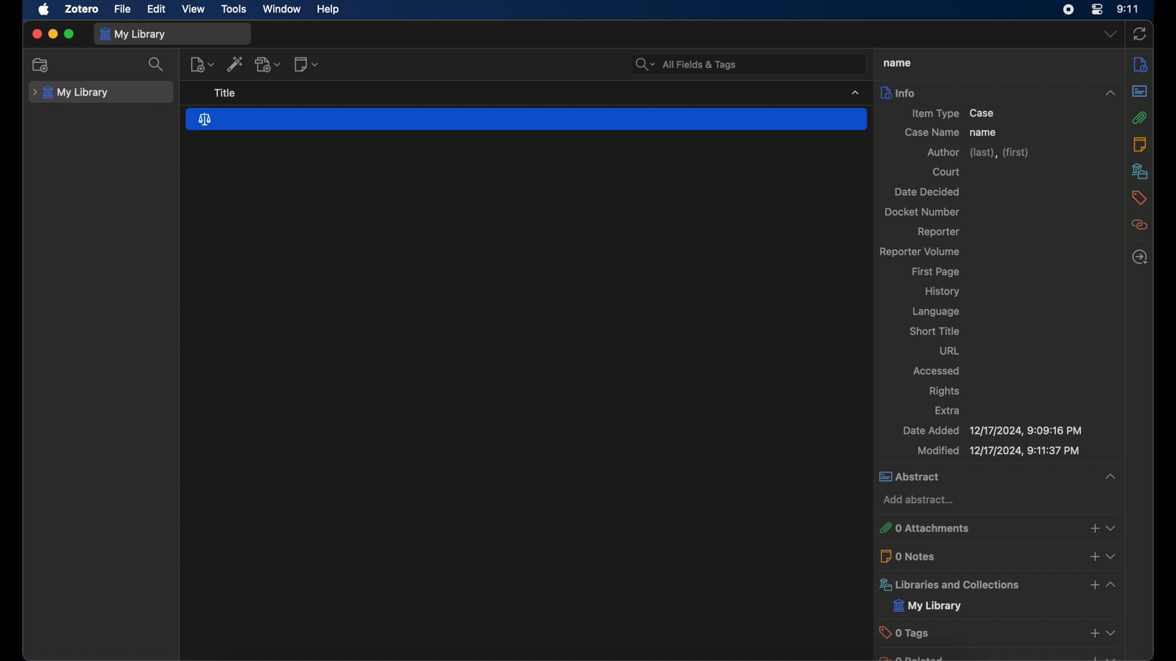 The image size is (1176, 661). I want to click on new note, so click(306, 64).